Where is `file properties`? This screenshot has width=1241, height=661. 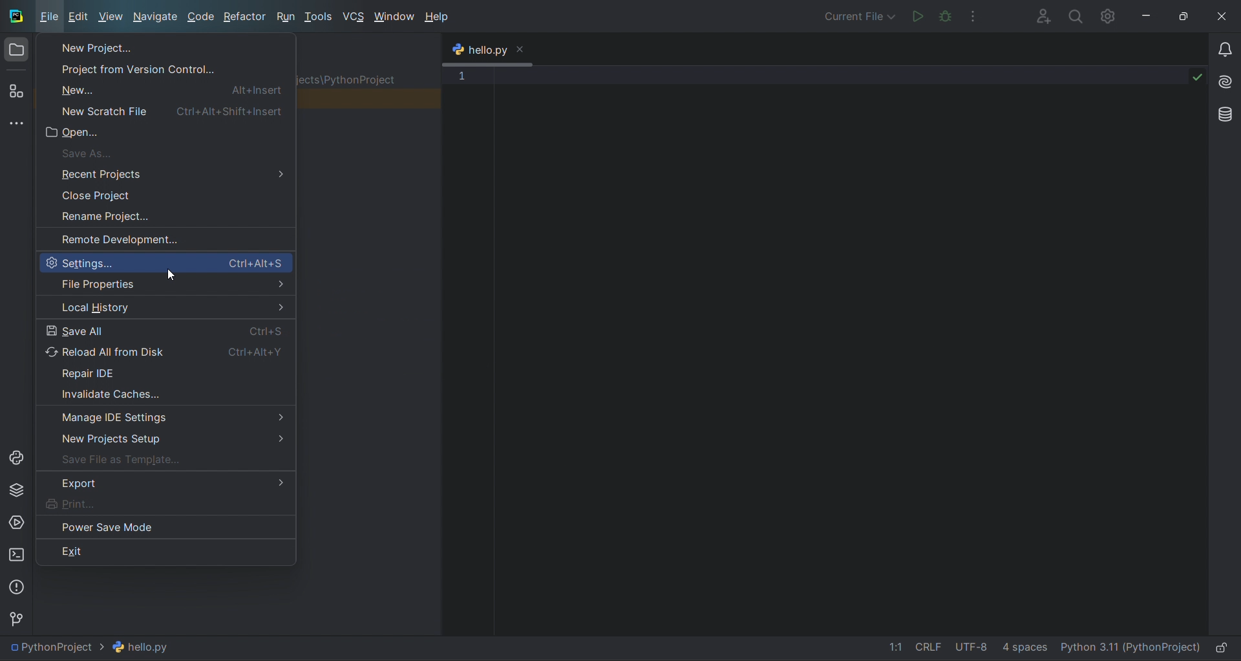 file properties is located at coordinates (169, 285).